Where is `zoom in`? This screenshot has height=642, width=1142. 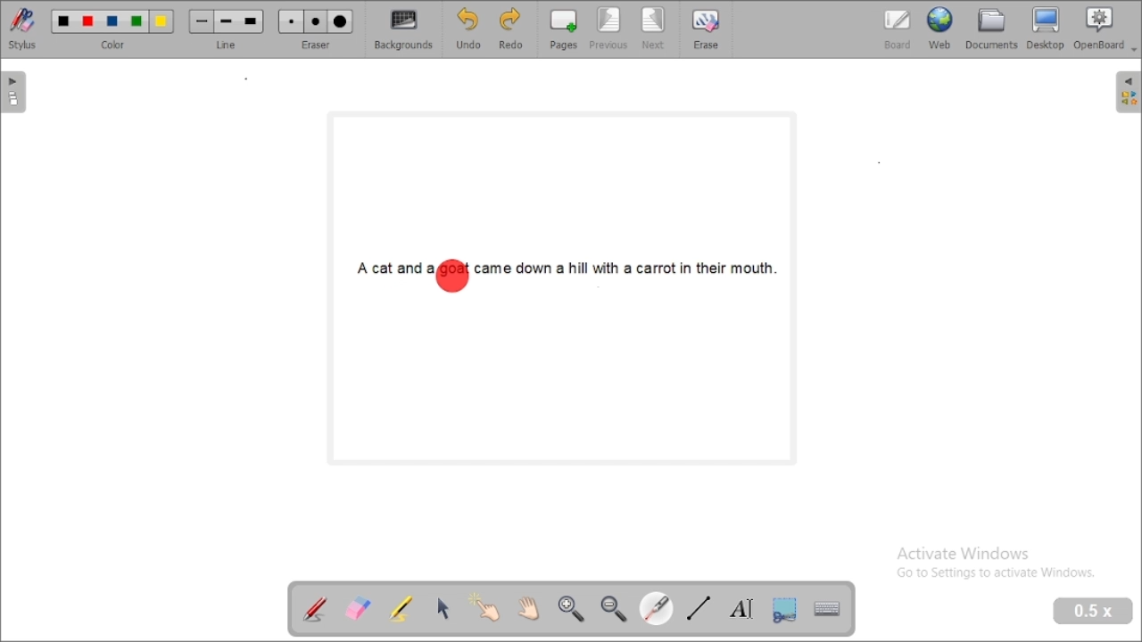
zoom in is located at coordinates (572, 610).